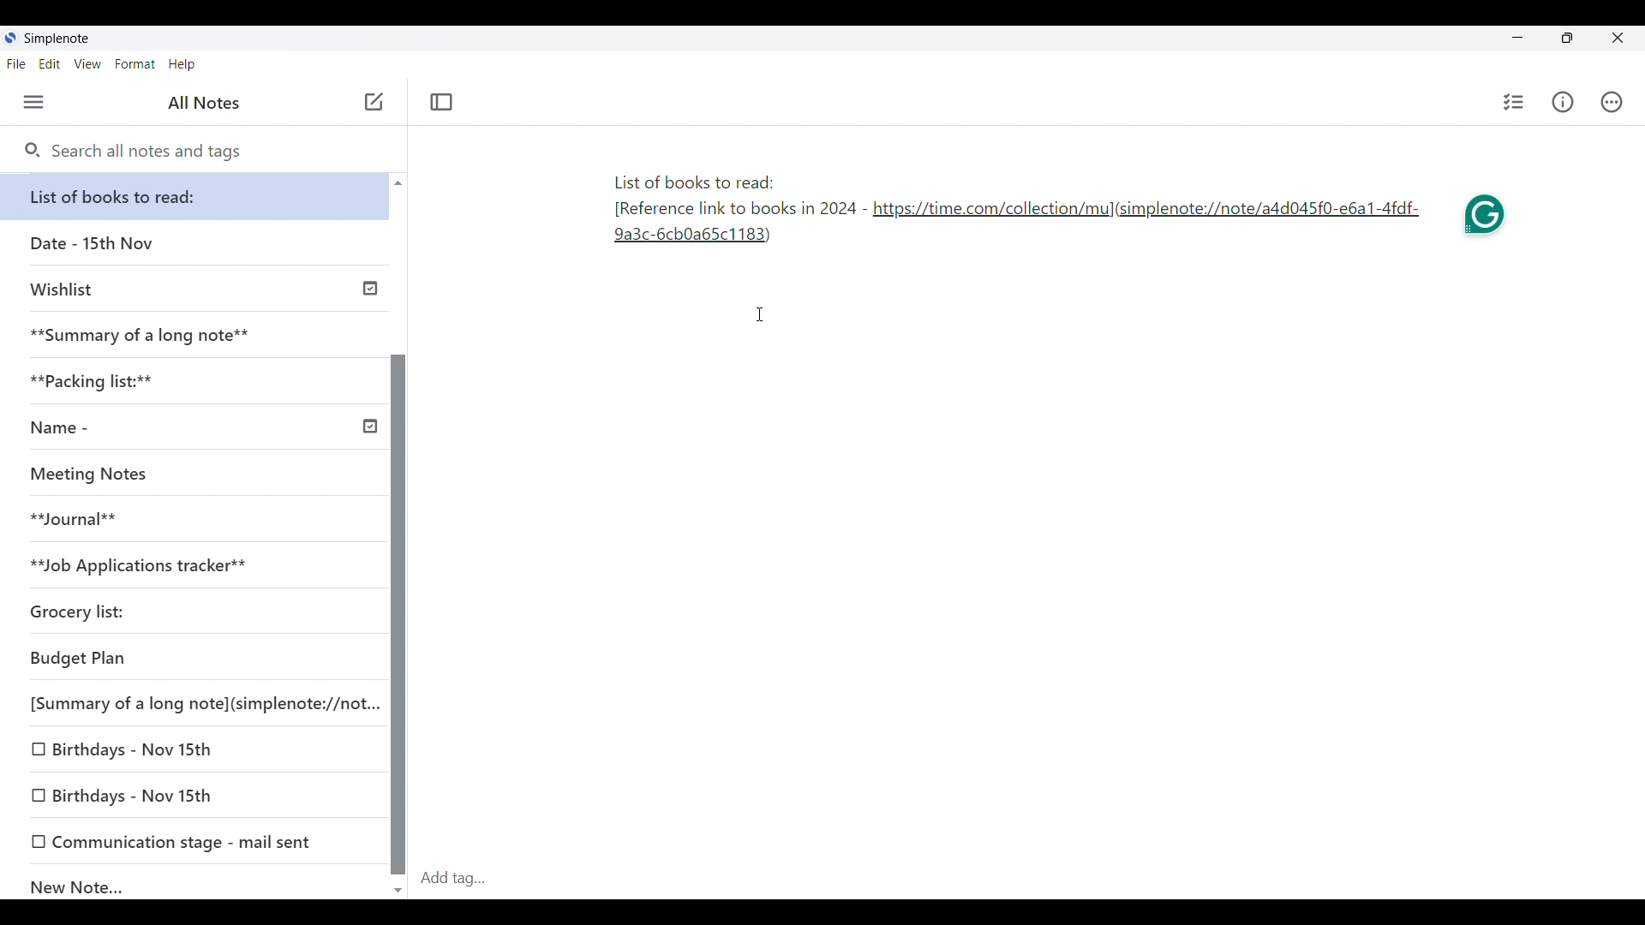  What do you see at coordinates (55, 39) in the screenshot?
I see `Simplenote` at bounding box center [55, 39].